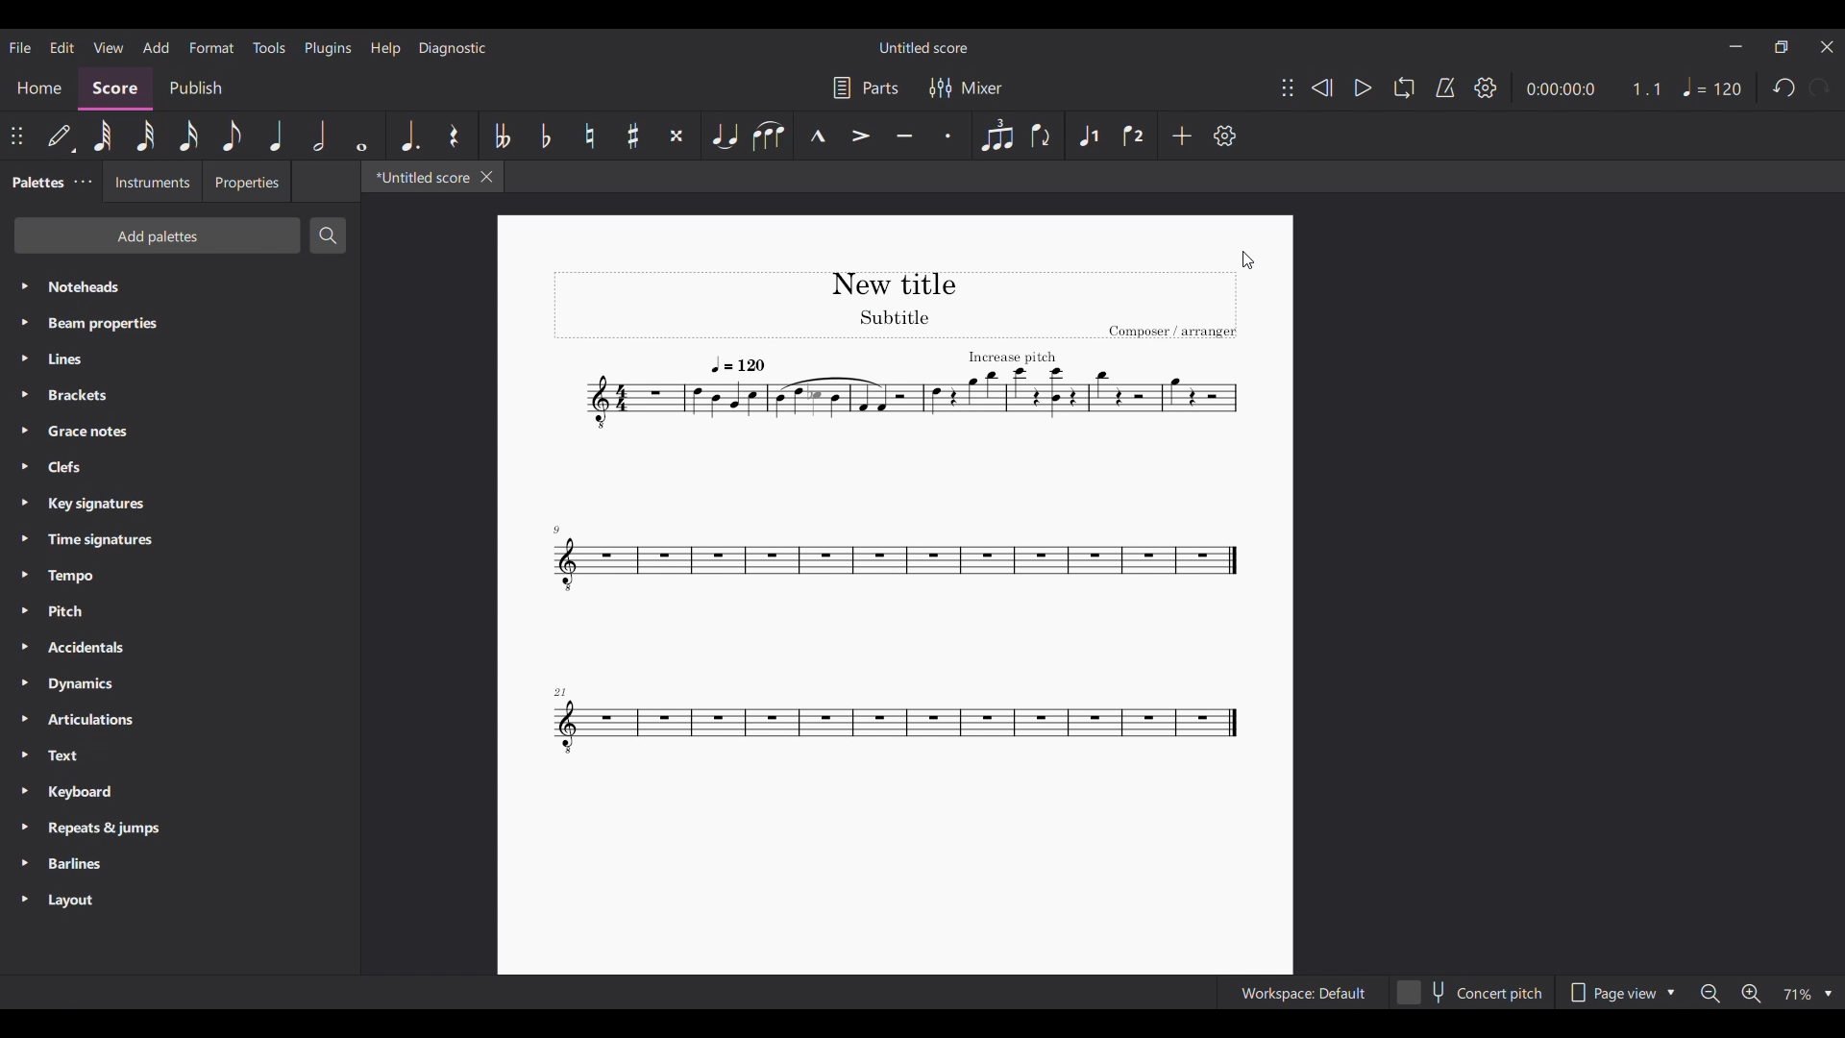  Describe the element at coordinates (818, 136) in the screenshot. I see `Marcato` at that location.